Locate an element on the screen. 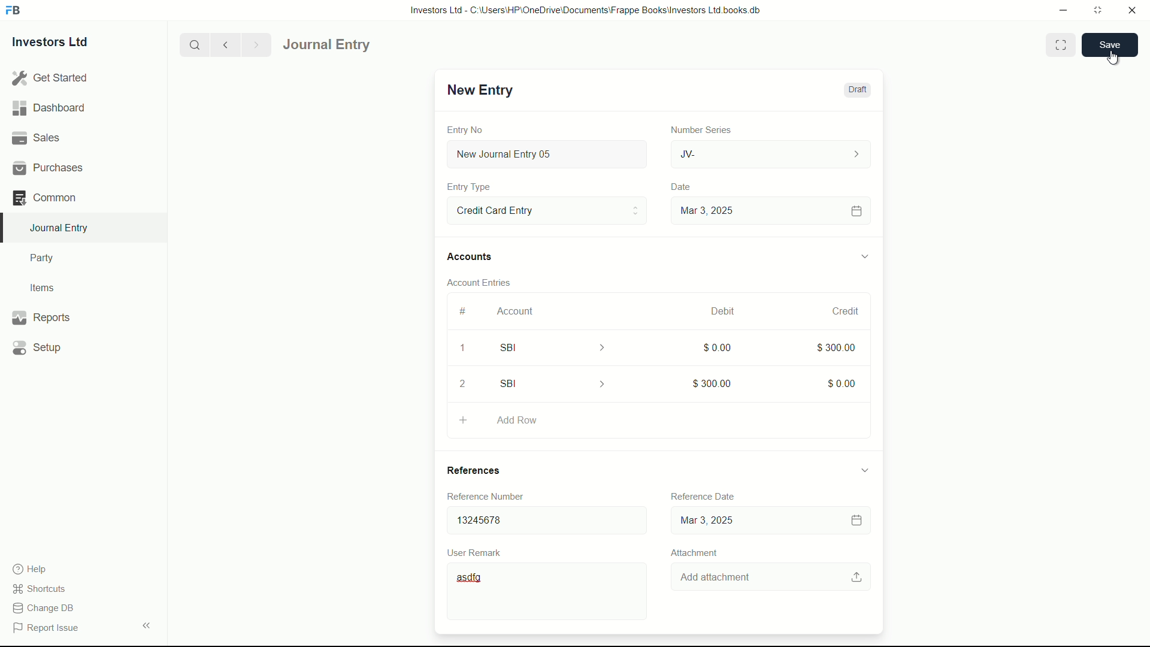 The width and height of the screenshot is (1150, 647). 2 is located at coordinates (467, 383).